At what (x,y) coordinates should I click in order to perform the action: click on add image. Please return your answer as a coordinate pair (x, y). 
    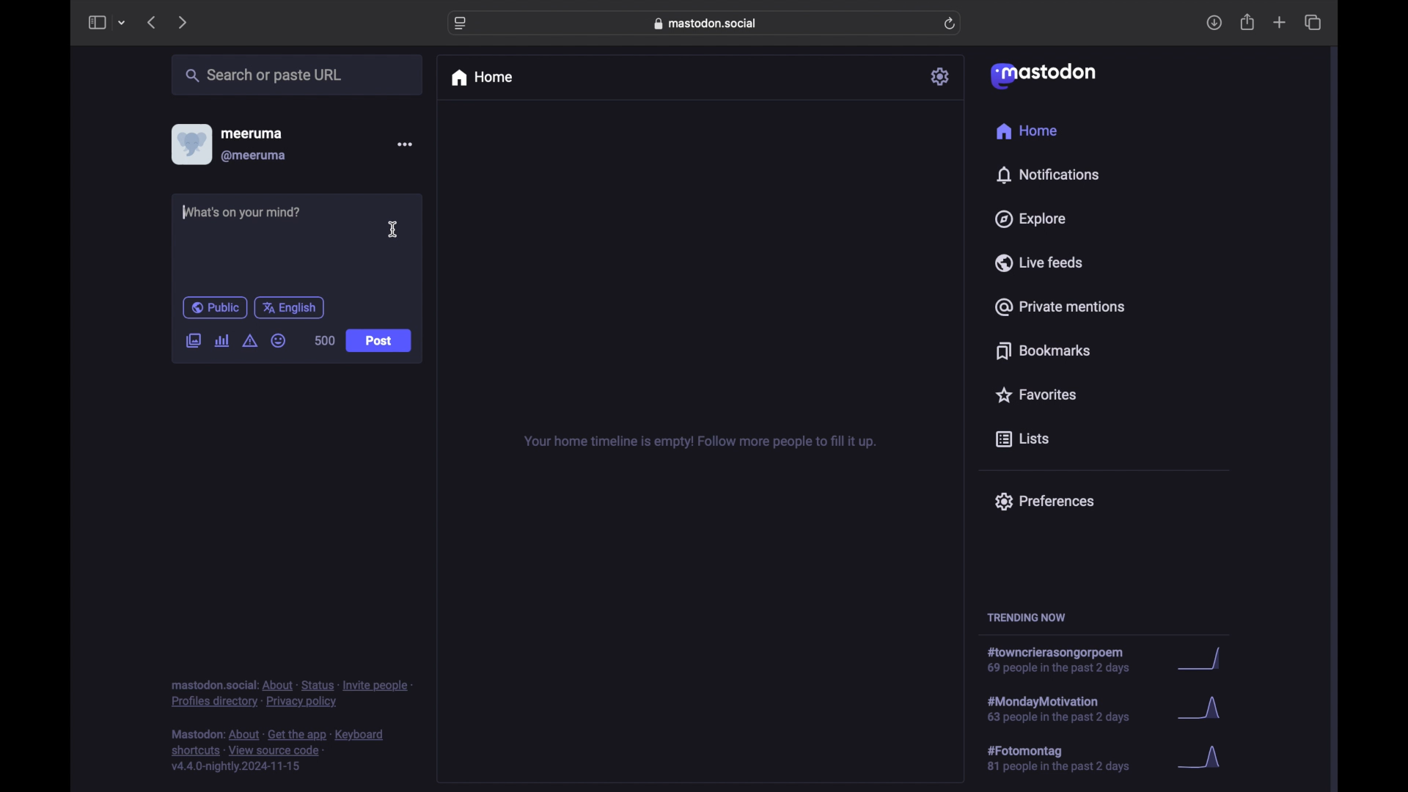
    Looking at the image, I should click on (193, 342).